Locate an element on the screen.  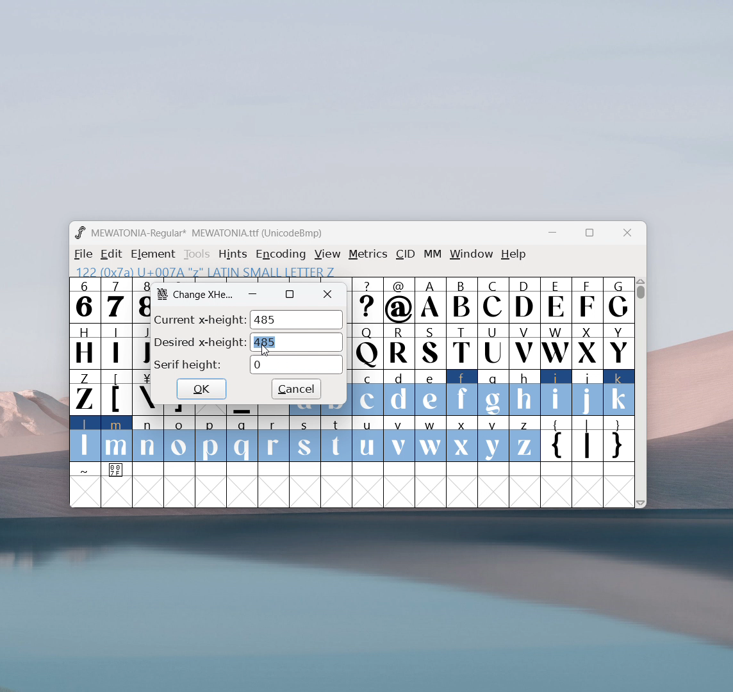
{ is located at coordinates (556, 440).